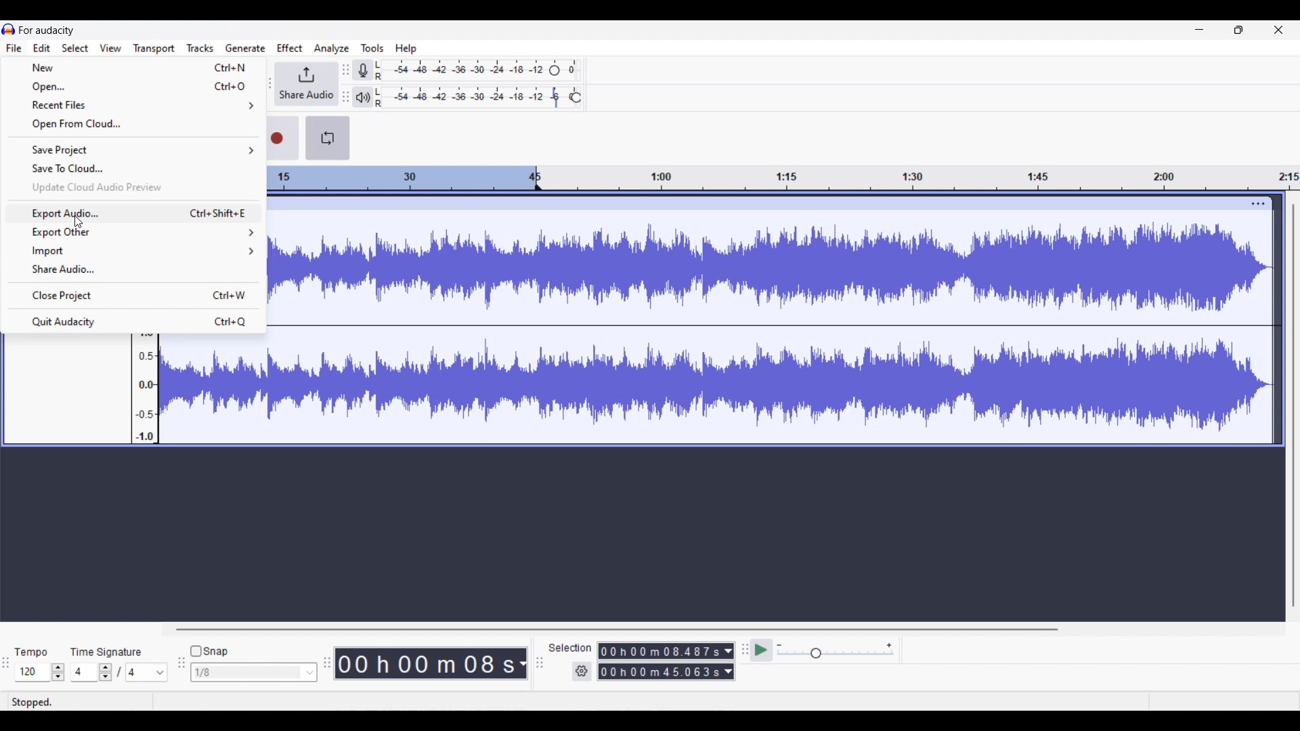  What do you see at coordinates (32, 702) in the screenshot?
I see `Current status of track` at bounding box center [32, 702].